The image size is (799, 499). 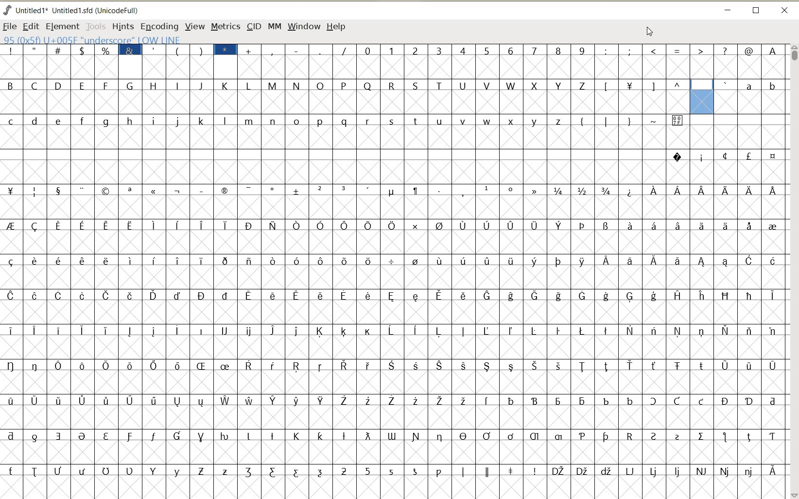 What do you see at coordinates (95, 26) in the screenshot?
I see `TOOLS` at bounding box center [95, 26].